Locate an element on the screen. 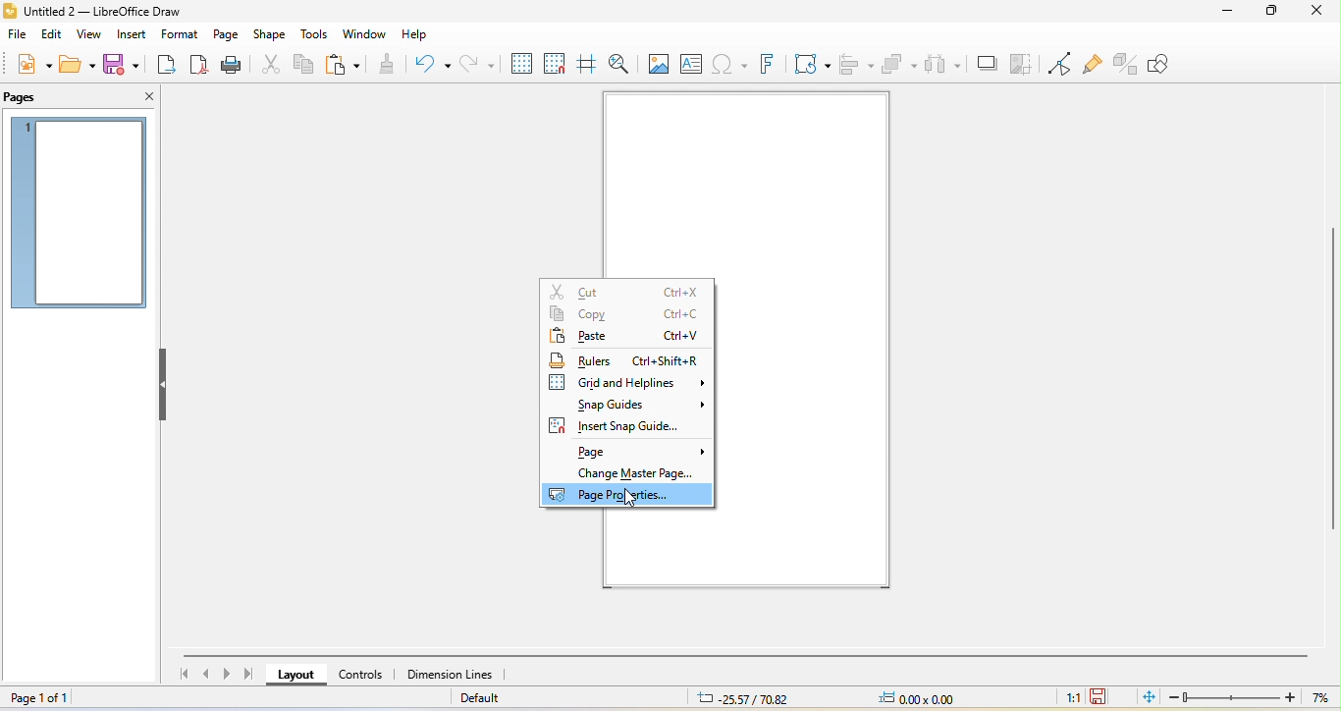 The height and width of the screenshot is (711, 1341). show draw function is located at coordinates (1173, 64).